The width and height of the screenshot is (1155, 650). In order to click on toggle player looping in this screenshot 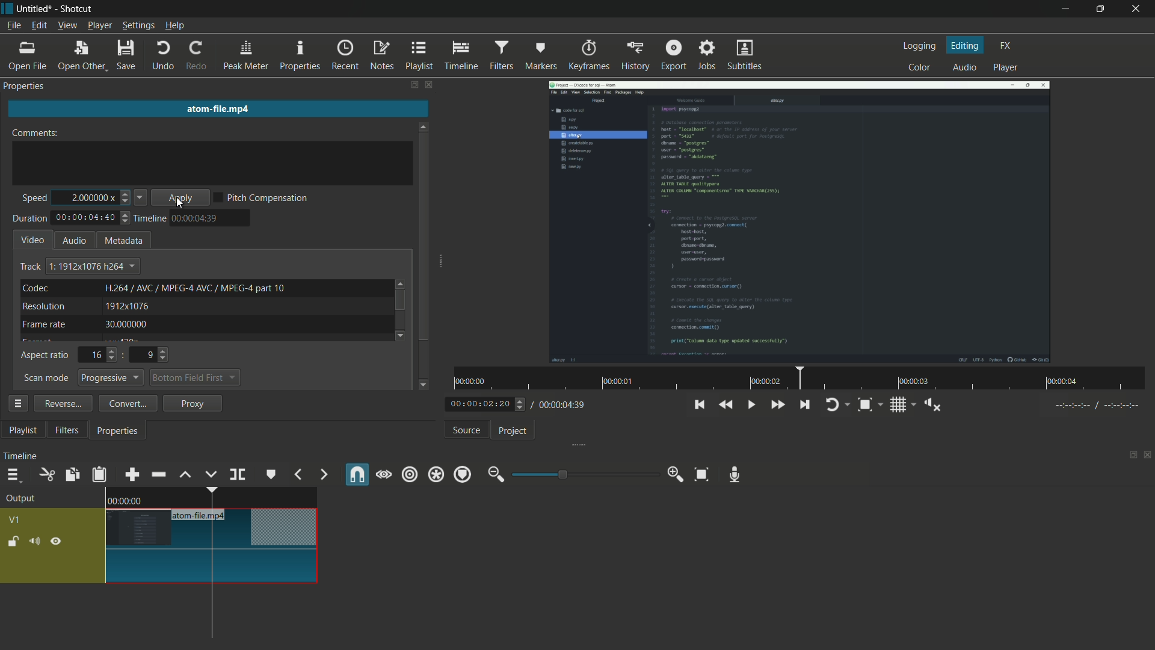, I will do `click(833, 405)`.